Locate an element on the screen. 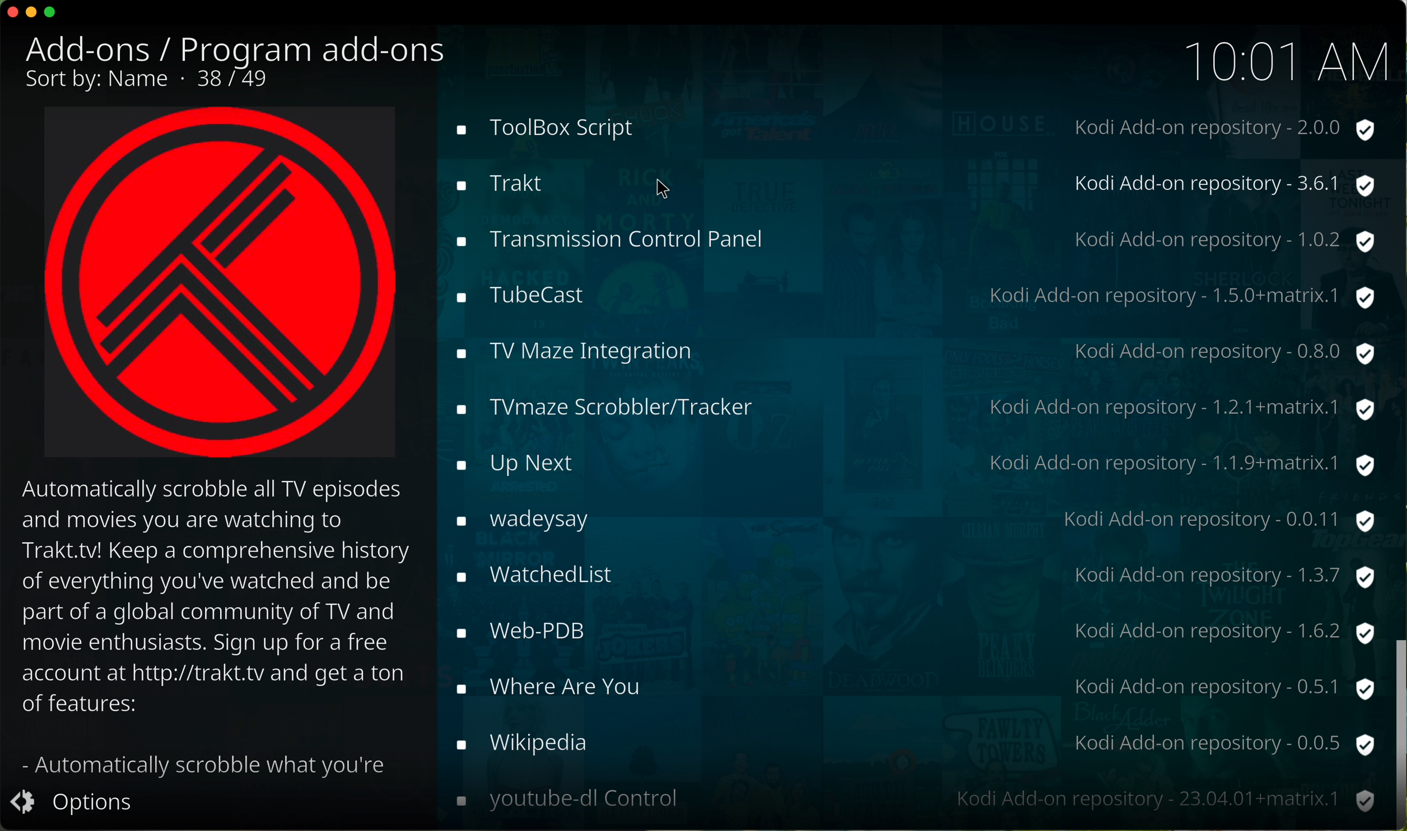 The width and height of the screenshot is (1407, 831). toolbox script is located at coordinates (914, 128).